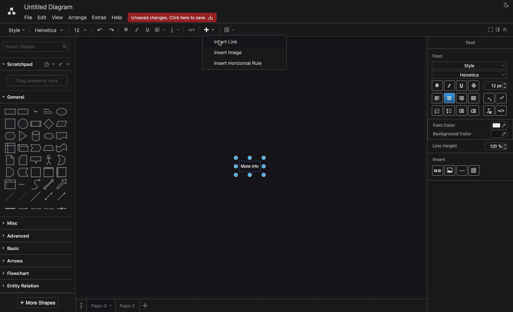 This screenshot has height=312, width=513. Describe the element at coordinates (10, 184) in the screenshot. I see `list` at that location.